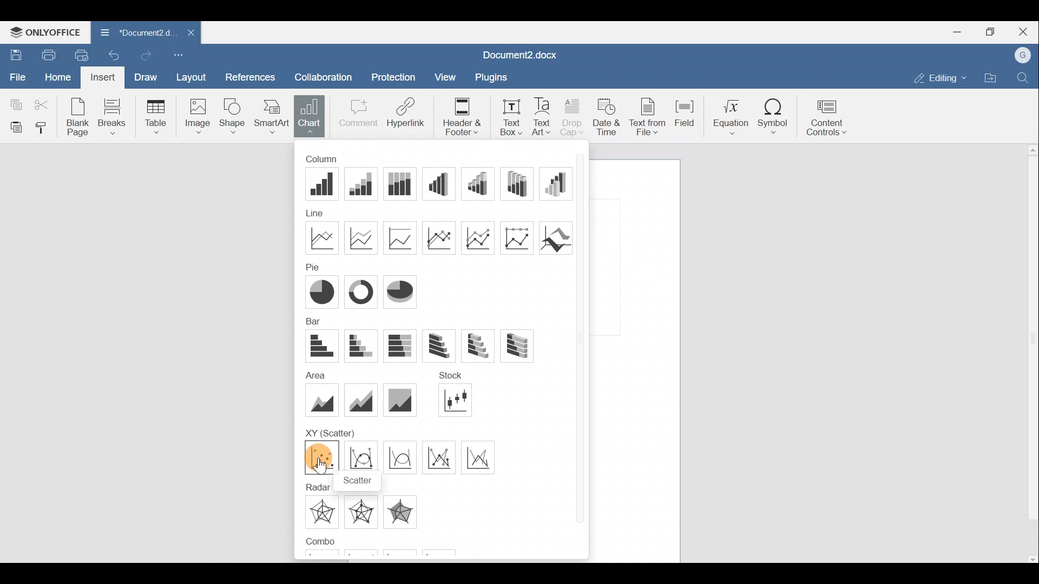 Image resolution: width=1039 pixels, height=584 pixels. What do you see at coordinates (394, 75) in the screenshot?
I see `Protection` at bounding box center [394, 75].